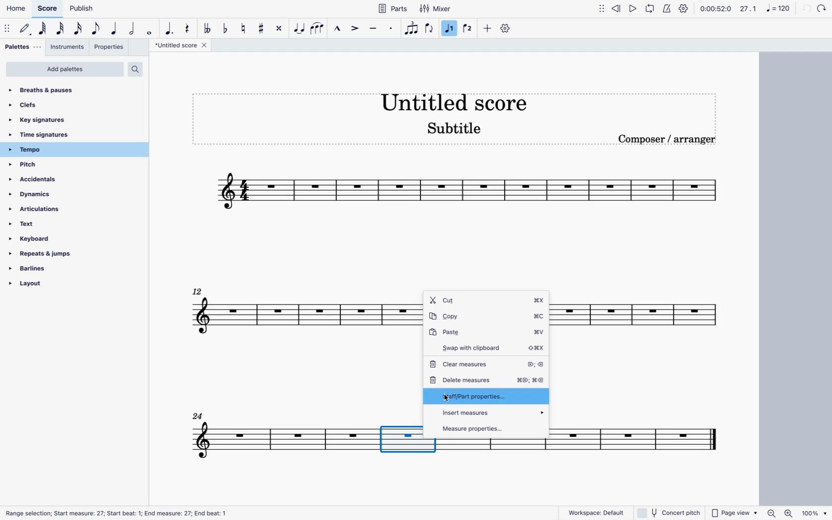  What do you see at coordinates (39, 108) in the screenshot?
I see `clefs` at bounding box center [39, 108].